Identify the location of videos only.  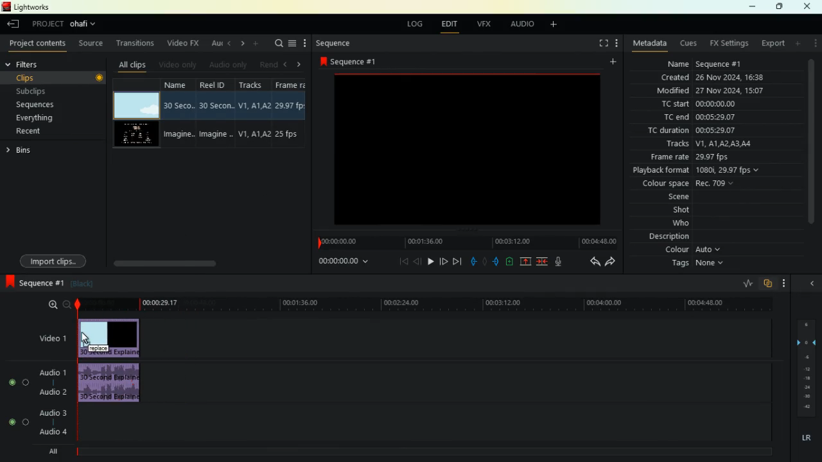
(179, 65).